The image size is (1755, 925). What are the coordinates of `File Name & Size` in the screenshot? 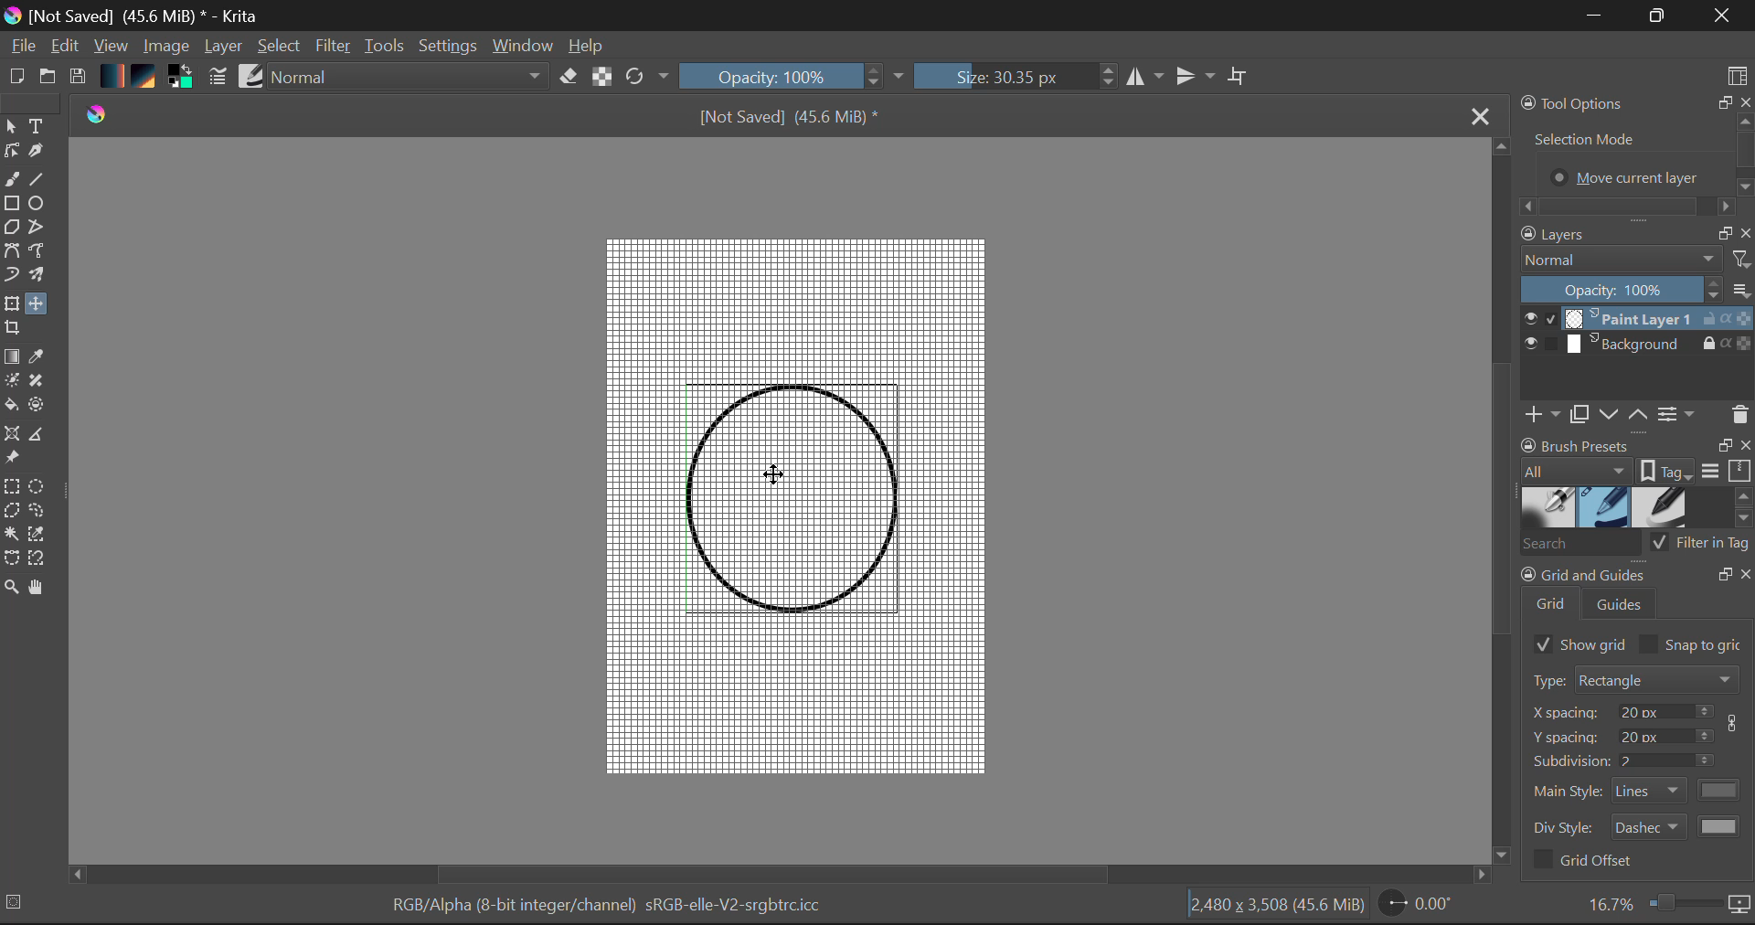 It's located at (790, 115).